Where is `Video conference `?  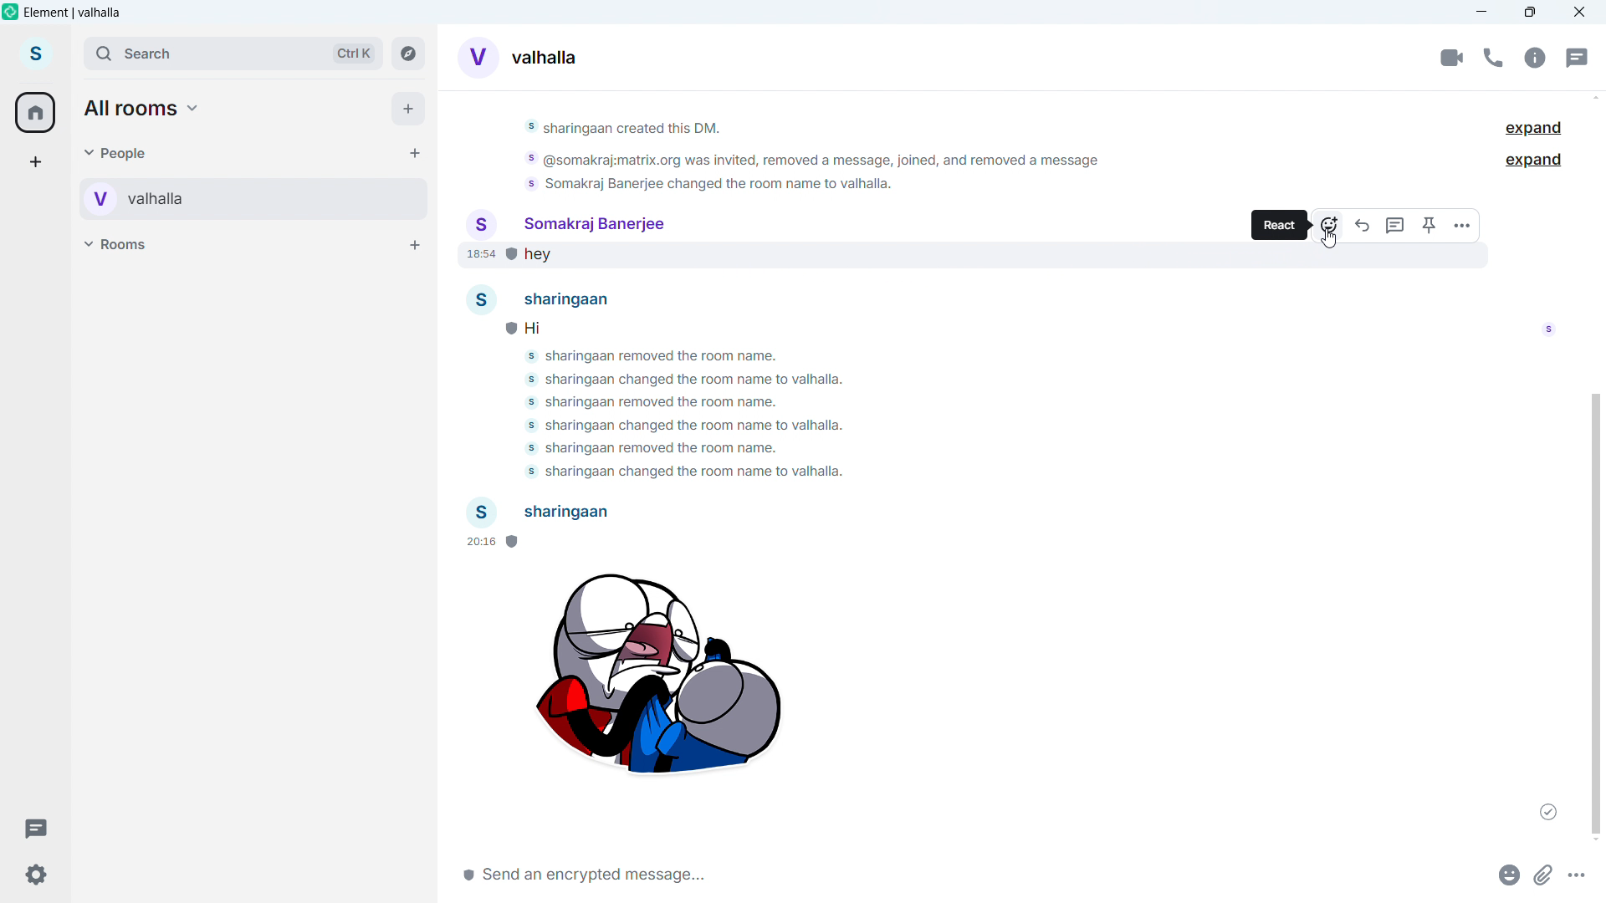
Video conference  is located at coordinates (1452, 58).